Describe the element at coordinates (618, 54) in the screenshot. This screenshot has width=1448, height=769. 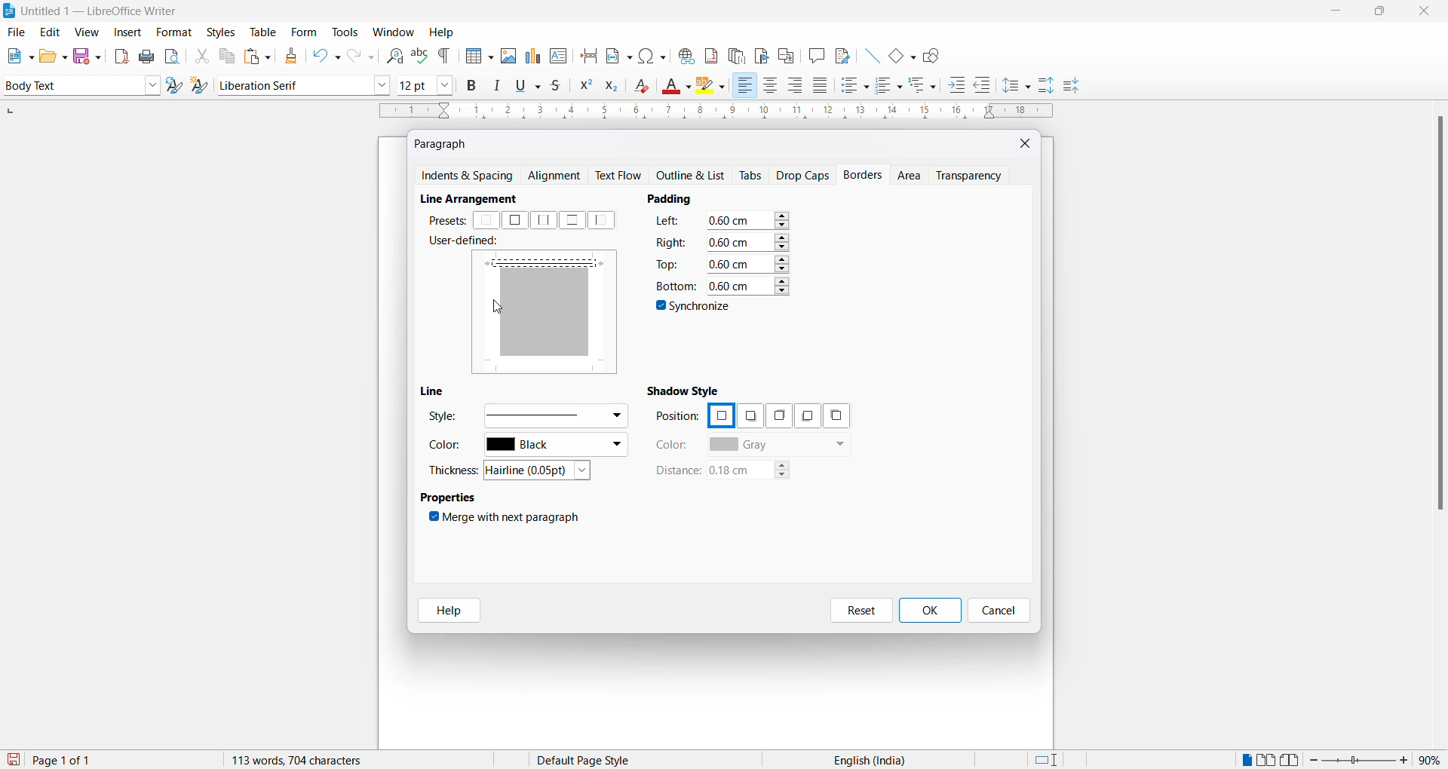
I see `insert field` at that location.